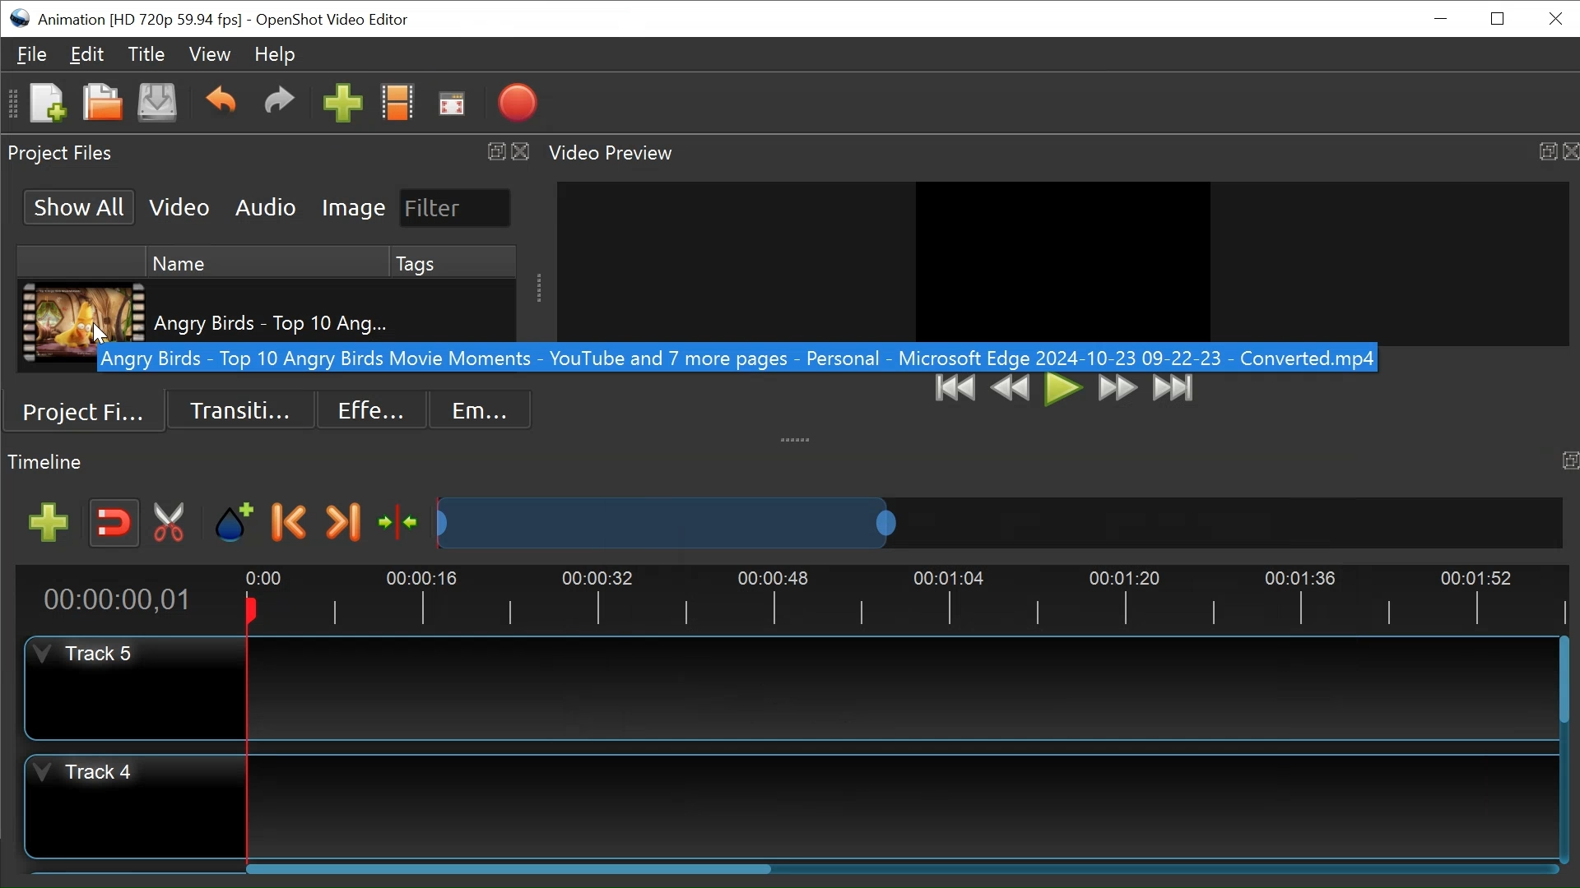  What do you see at coordinates (132, 806) in the screenshot?
I see `Track Header` at bounding box center [132, 806].